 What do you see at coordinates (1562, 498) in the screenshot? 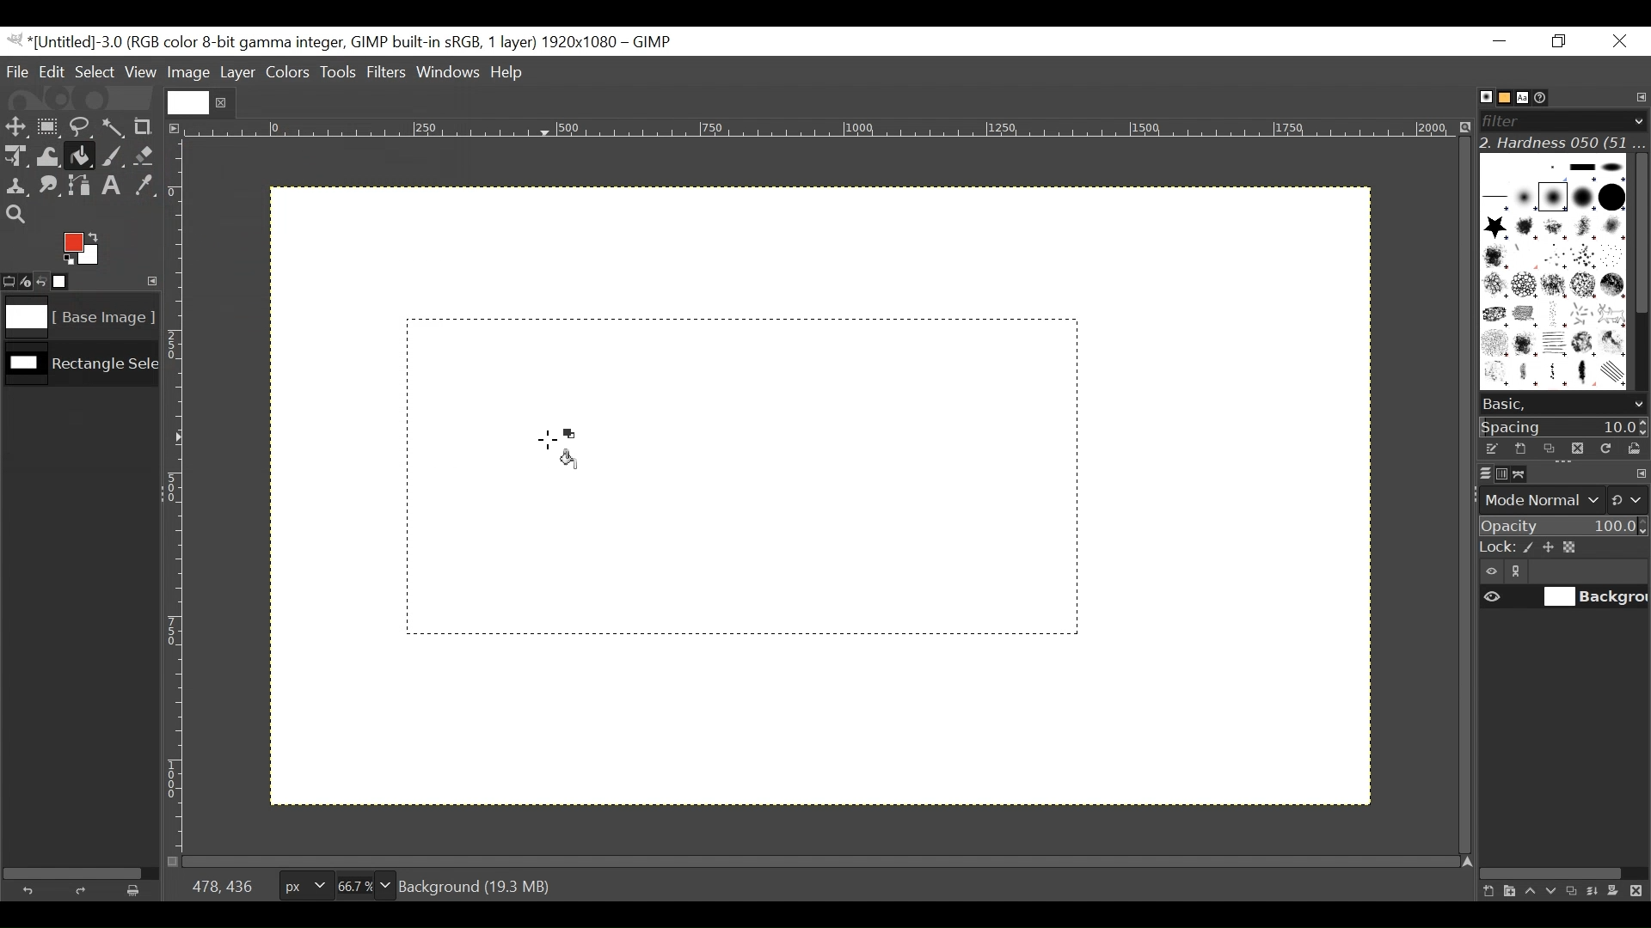
I see `mode normal` at bounding box center [1562, 498].